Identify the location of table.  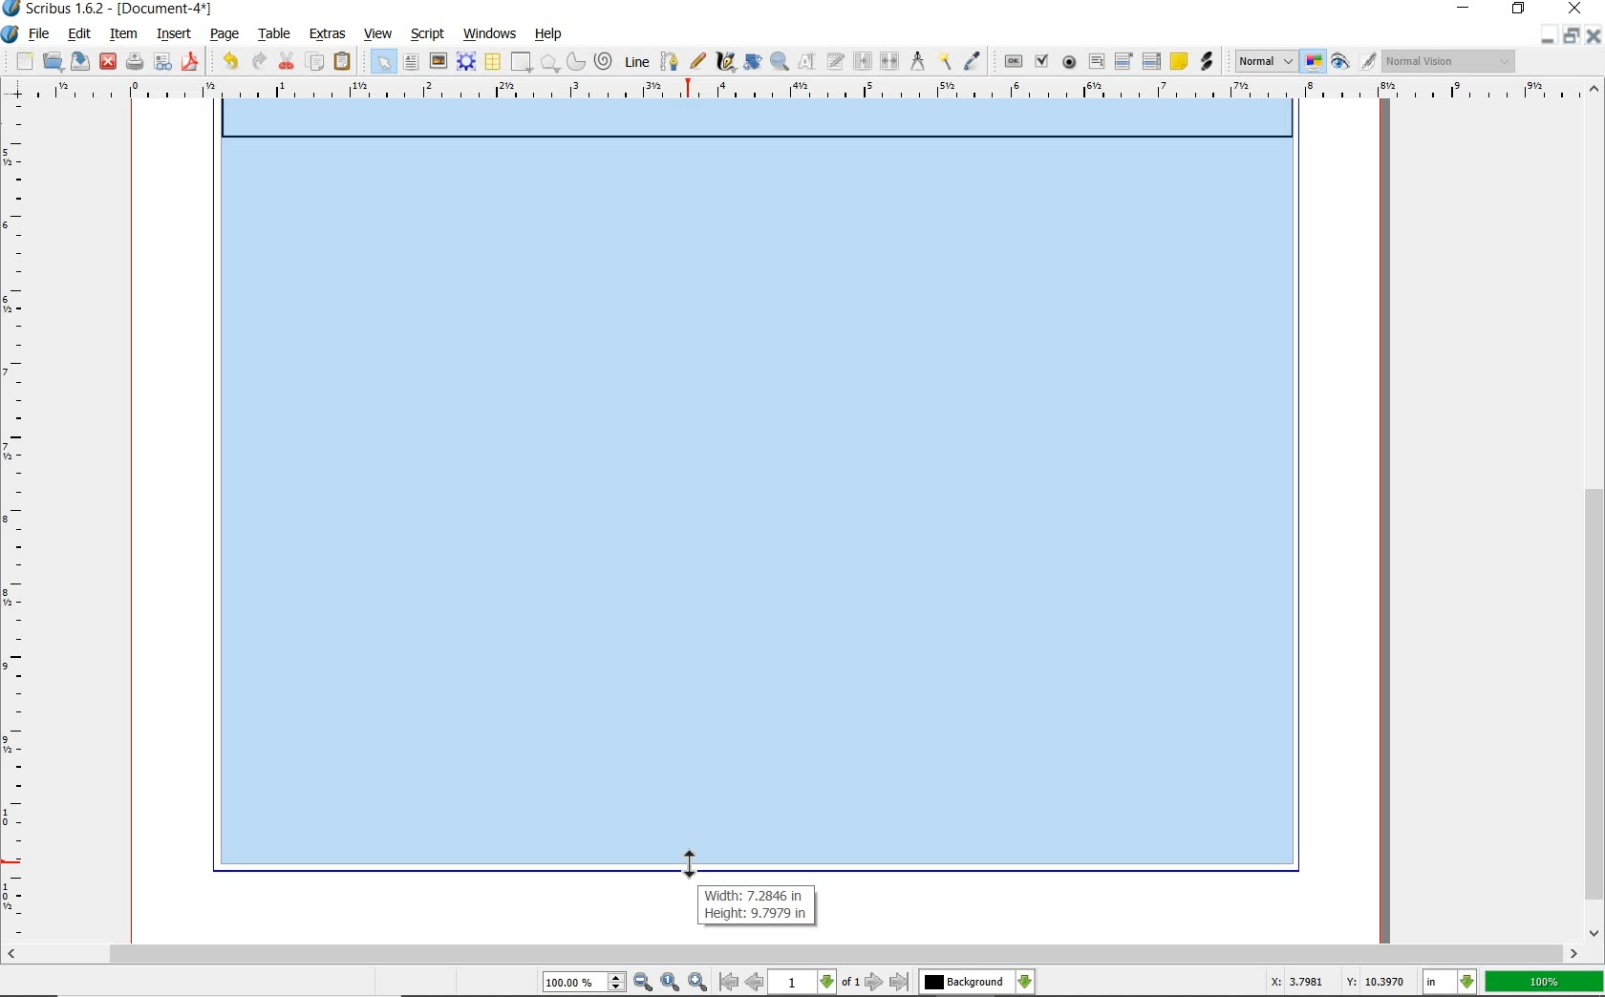
(275, 34).